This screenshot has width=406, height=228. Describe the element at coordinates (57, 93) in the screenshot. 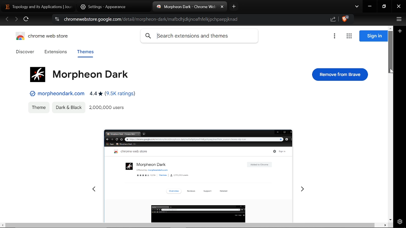

I see `Cite name` at that location.